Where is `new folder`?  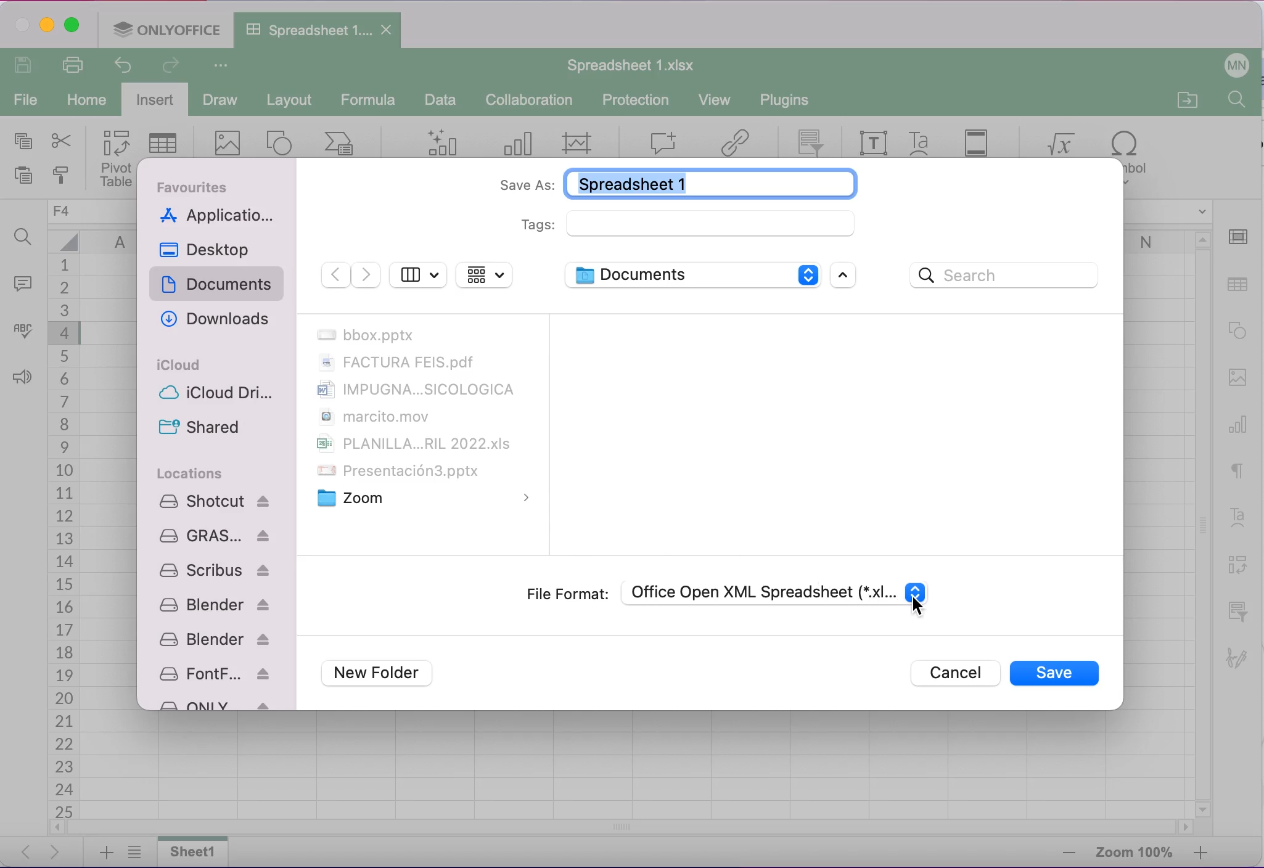
new folder is located at coordinates (382, 674).